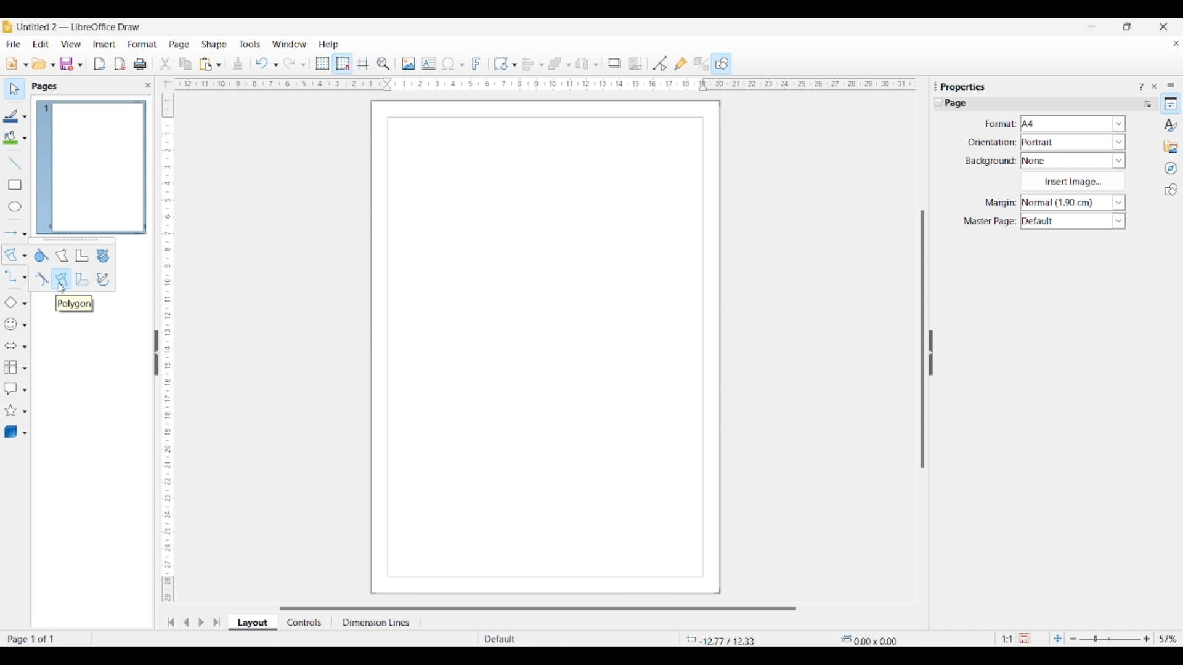 The image size is (1183, 665). I want to click on Cursor co-ordinates, so click(723, 639).